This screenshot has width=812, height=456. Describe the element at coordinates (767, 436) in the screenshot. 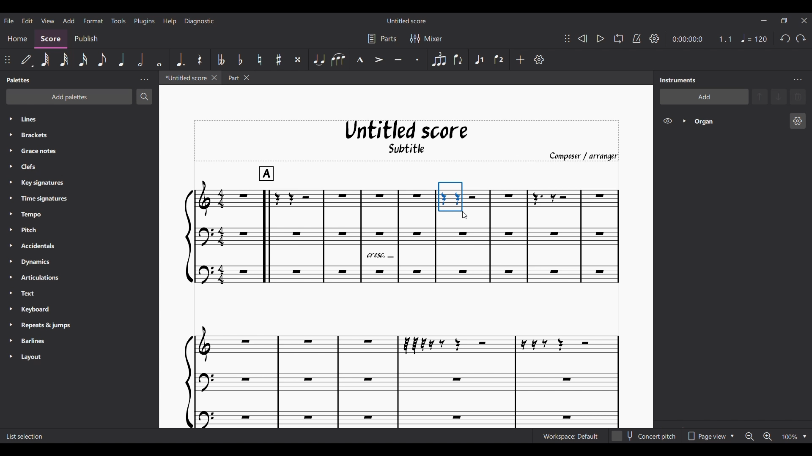

I see `Zoom in` at that location.